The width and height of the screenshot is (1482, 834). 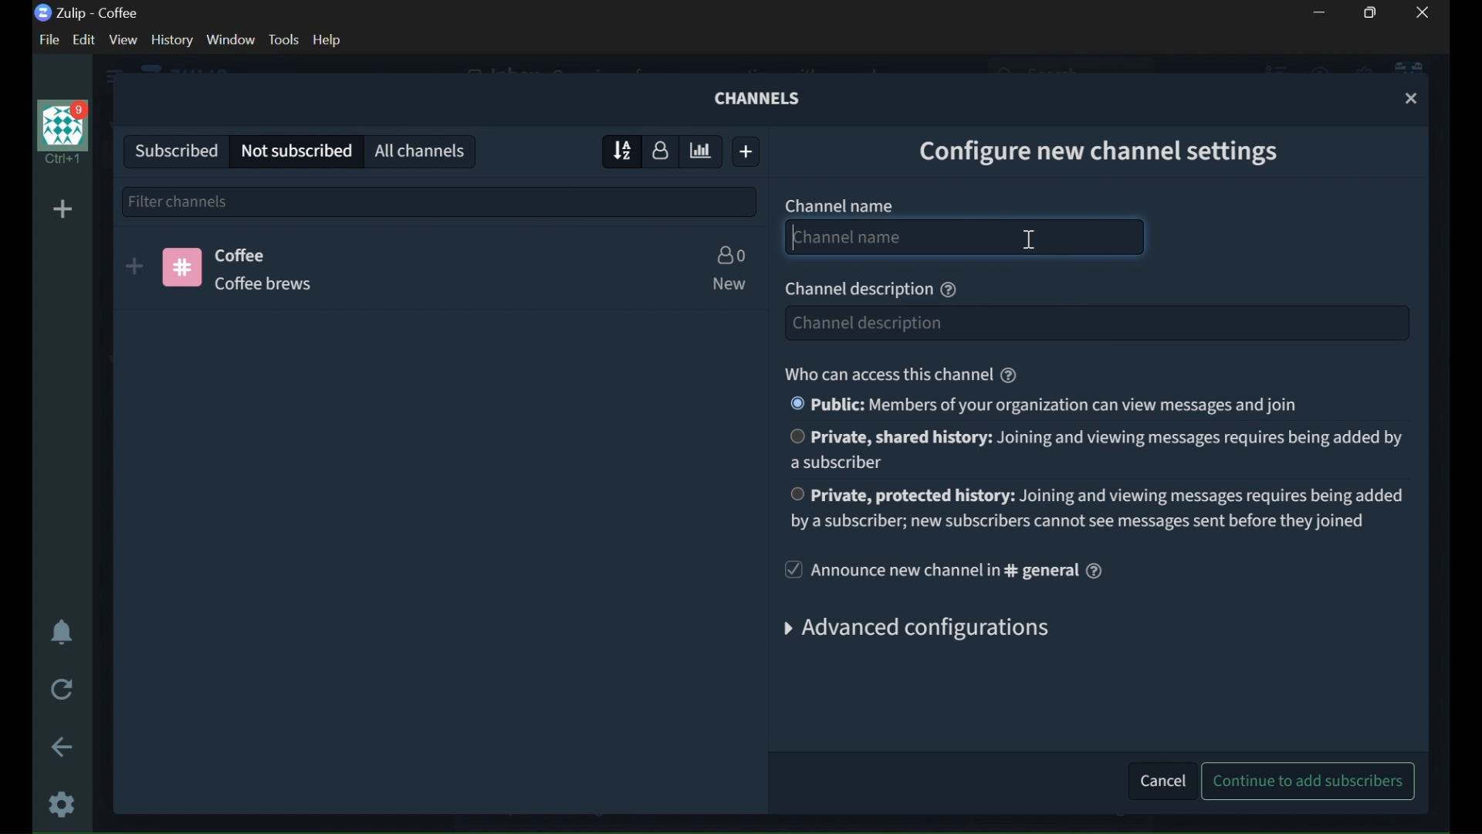 What do you see at coordinates (244, 254) in the screenshot?
I see `CHANNEL NAME` at bounding box center [244, 254].